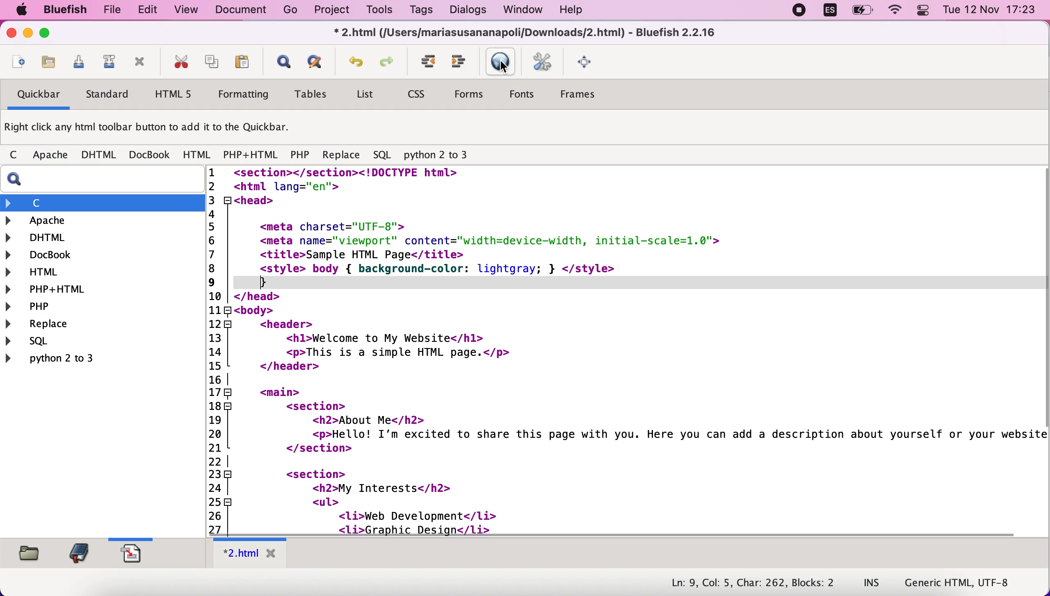 The height and width of the screenshot is (596, 1050). What do you see at coordinates (315, 95) in the screenshot?
I see `tables` at bounding box center [315, 95].